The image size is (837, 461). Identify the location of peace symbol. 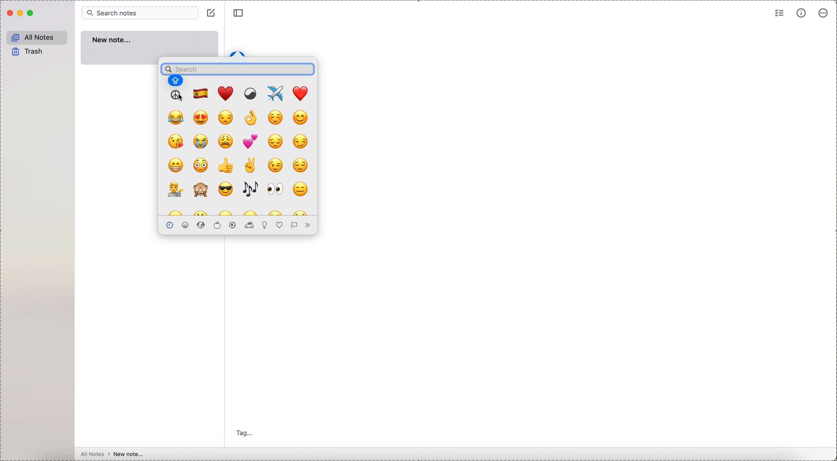
(176, 95).